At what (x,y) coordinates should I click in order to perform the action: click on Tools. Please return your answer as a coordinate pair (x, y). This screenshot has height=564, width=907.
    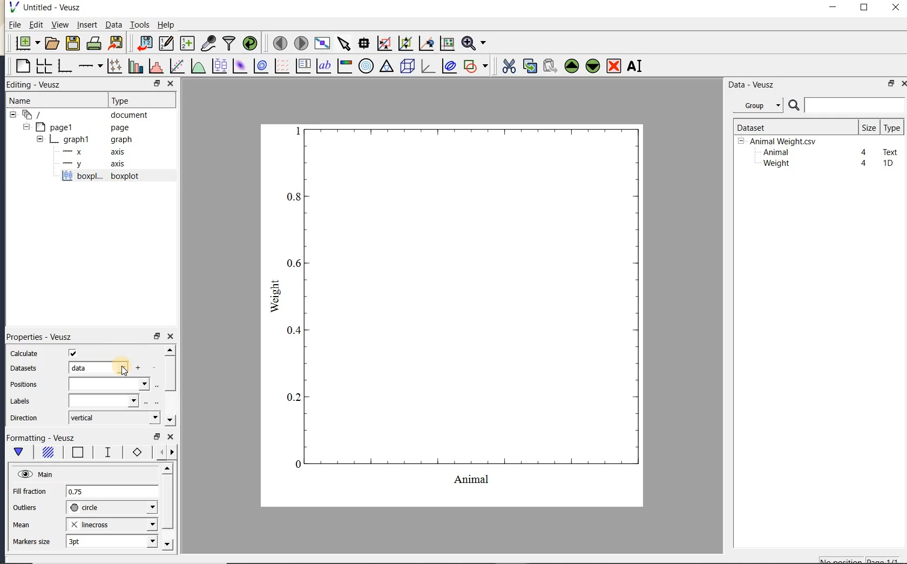
    Looking at the image, I should click on (140, 24).